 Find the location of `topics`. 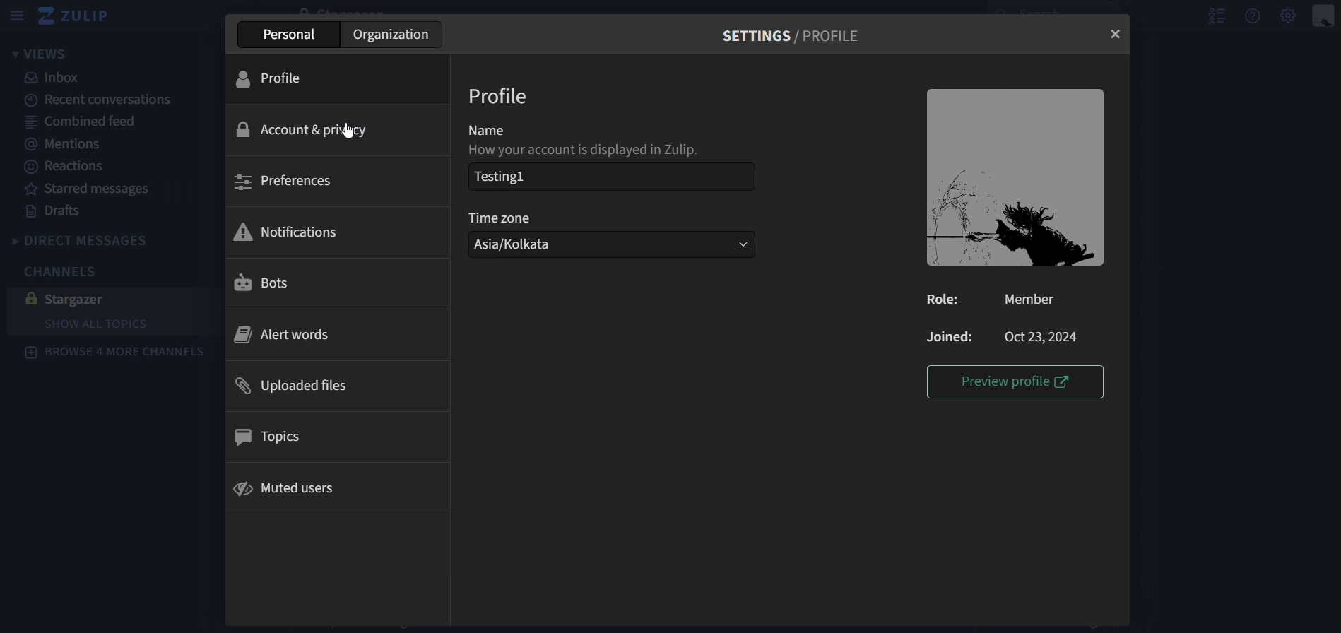

topics is located at coordinates (278, 438).